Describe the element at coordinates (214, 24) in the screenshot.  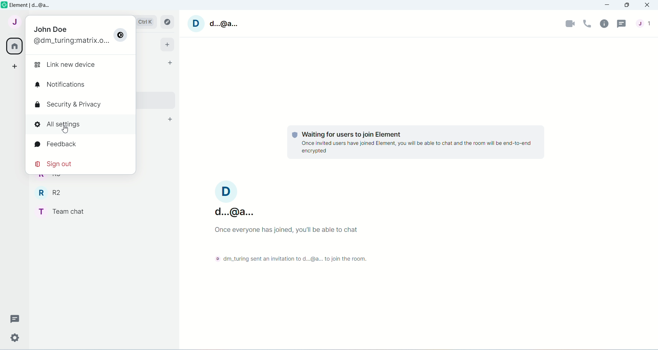
I see `Username- d..@a` at that location.